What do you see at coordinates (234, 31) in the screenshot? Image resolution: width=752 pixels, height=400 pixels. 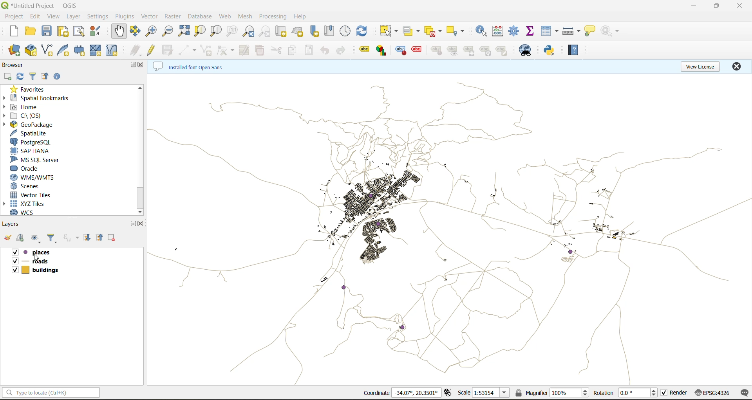 I see `zoom native` at bounding box center [234, 31].